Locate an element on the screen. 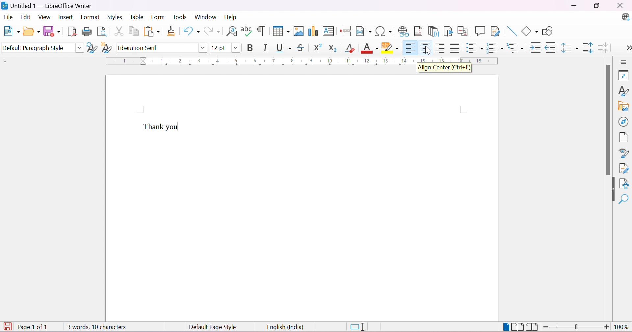 The height and width of the screenshot is (332, 632). Basic Shapes is located at coordinates (530, 32).